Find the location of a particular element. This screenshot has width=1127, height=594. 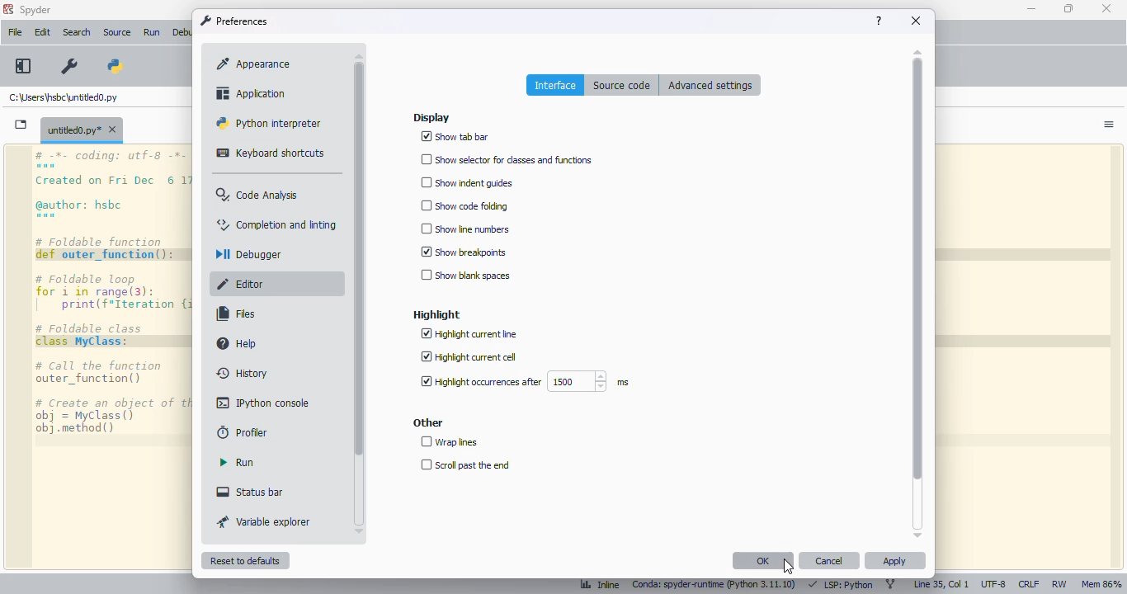

vertical scroll bar is located at coordinates (917, 269).